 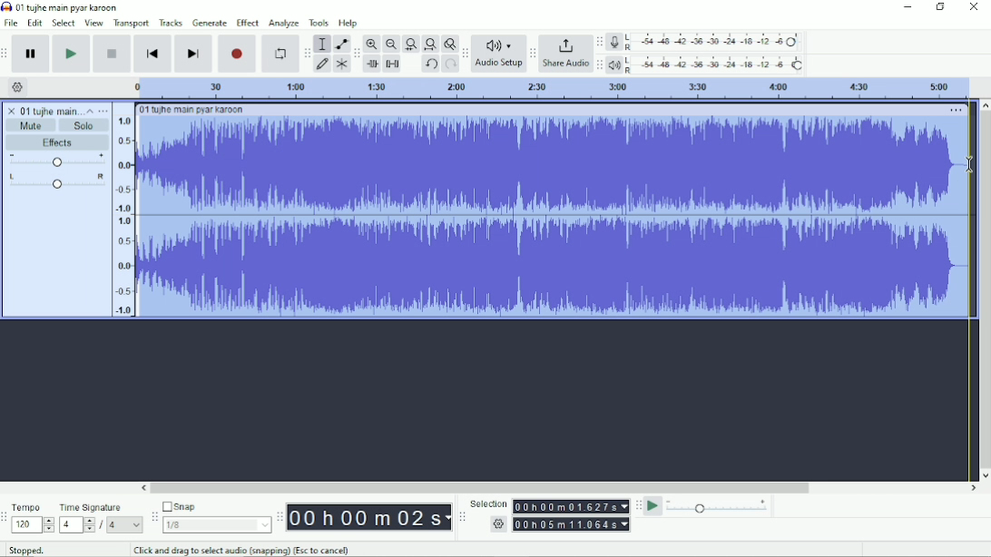 What do you see at coordinates (57, 181) in the screenshot?
I see `Pan` at bounding box center [57, 181].